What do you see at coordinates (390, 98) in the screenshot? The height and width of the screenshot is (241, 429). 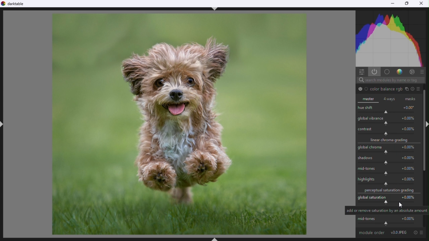 I see `4 ways` at bounding box center [390, 98].